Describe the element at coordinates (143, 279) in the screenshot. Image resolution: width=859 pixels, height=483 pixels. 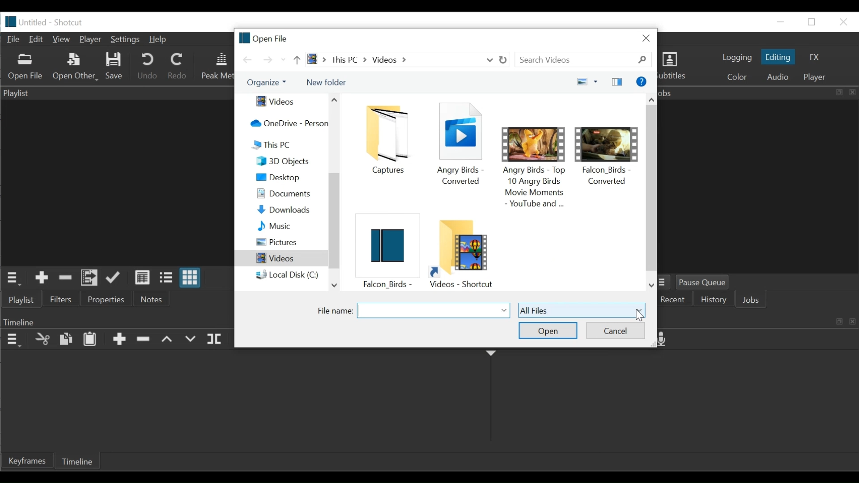
I see `View as details` at that location.